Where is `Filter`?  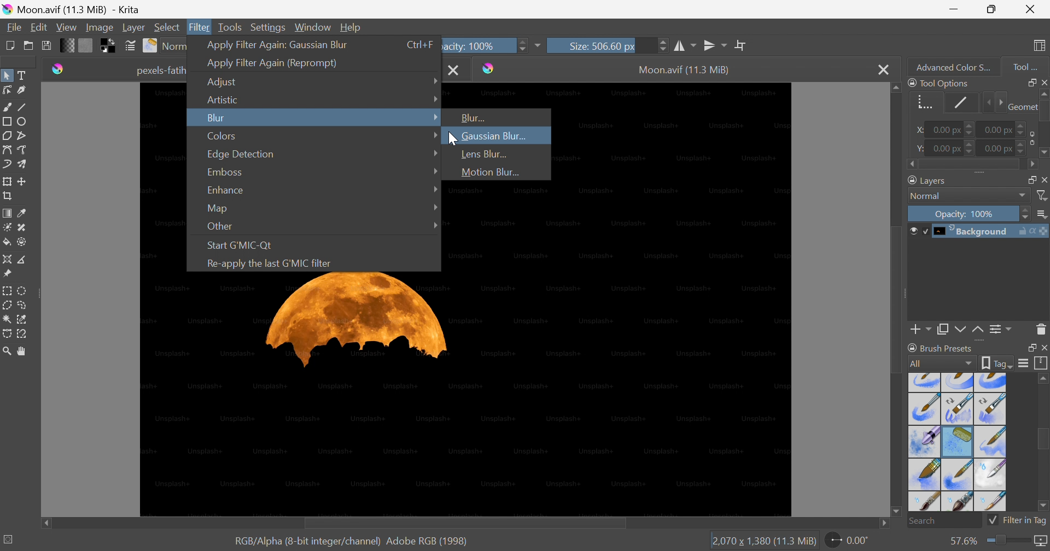
Filter is located at coordinates (200, 27).